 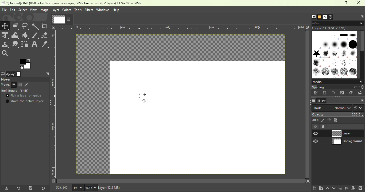 What do you see at coordinates (6, 189) in the screenshot?
I see `Save tool preset` at bounding box center [6, 189].